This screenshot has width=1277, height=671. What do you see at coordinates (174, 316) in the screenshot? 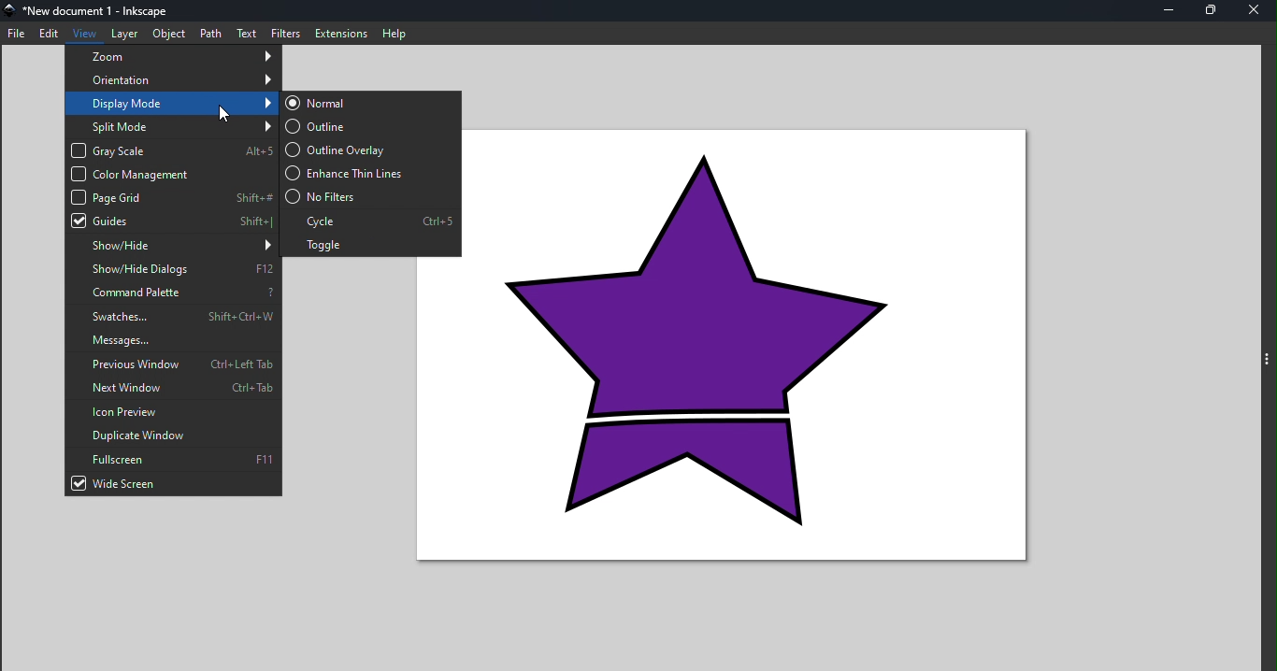
I see `Swatches` at bounding box center [174, 316].